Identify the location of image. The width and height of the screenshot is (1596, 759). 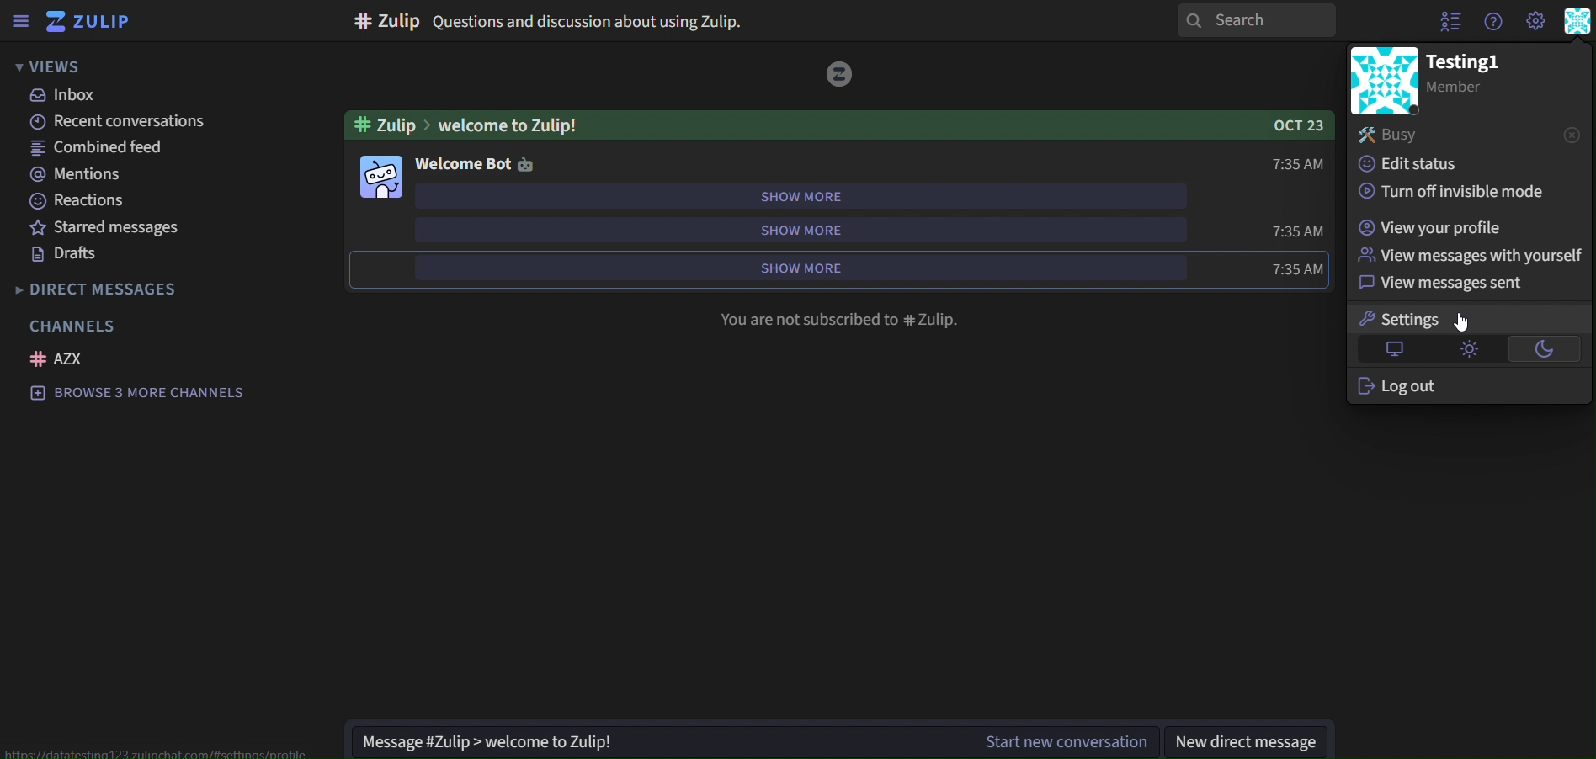
(383, 177).